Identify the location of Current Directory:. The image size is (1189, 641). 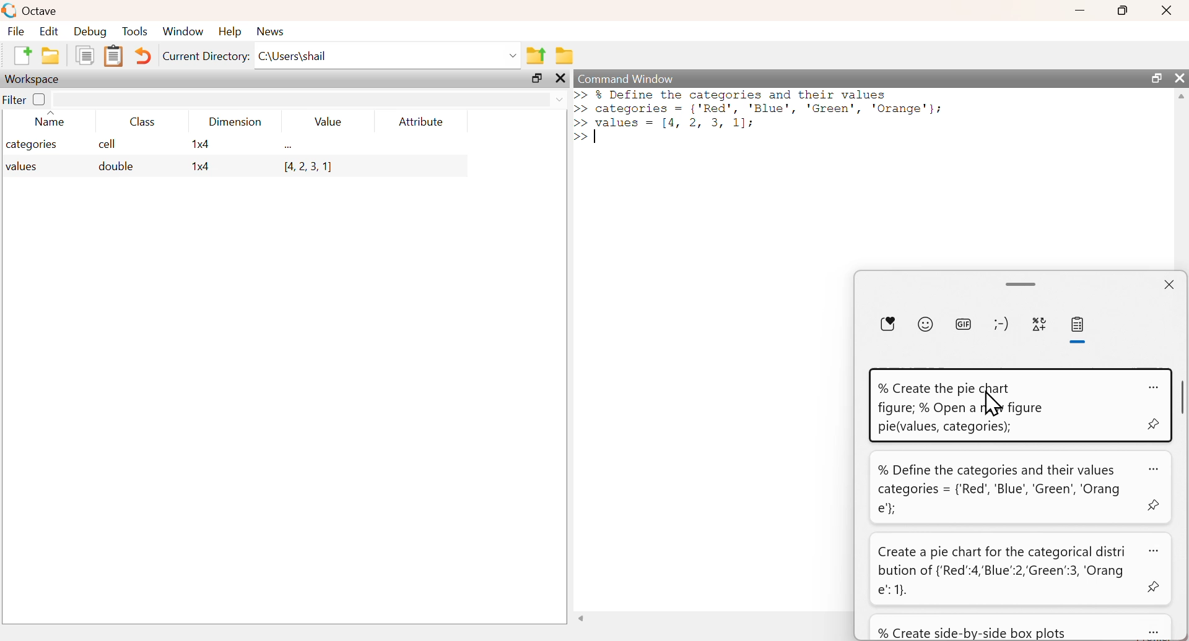
(206, 56).